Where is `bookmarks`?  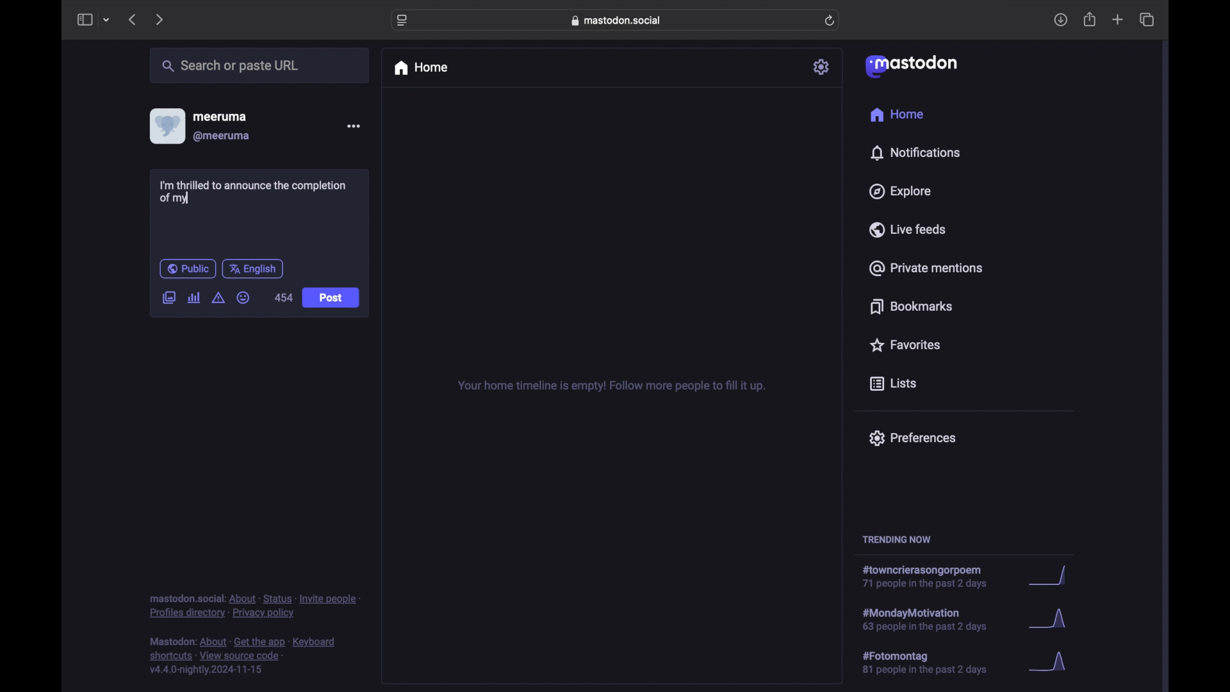
bookmarks is located at coordinates (914, 306).